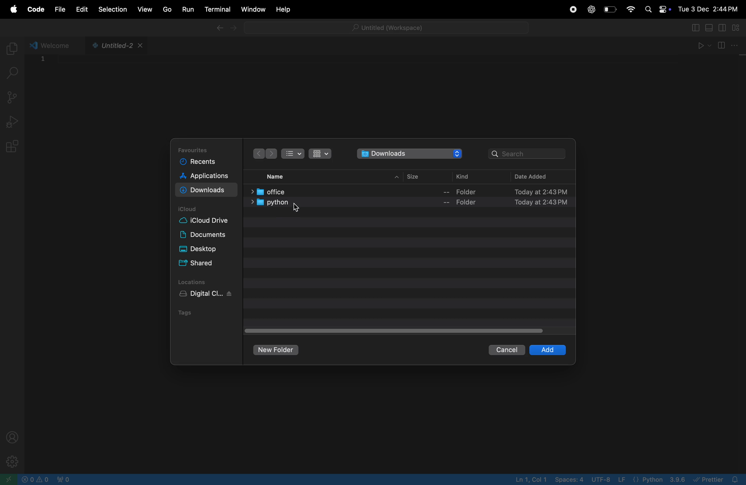 Image resolution: width=746 pixels, height=485 pixels. Describe the element at coordinates (271, 191) in the screenshot. I see `office` at that location.